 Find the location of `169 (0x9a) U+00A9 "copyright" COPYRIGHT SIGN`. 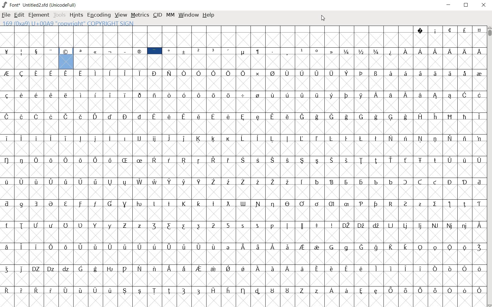

169 (0x9a) U+00A9 "copyright" COPYRIGHT SIGN is located at coordinates (97, 23).